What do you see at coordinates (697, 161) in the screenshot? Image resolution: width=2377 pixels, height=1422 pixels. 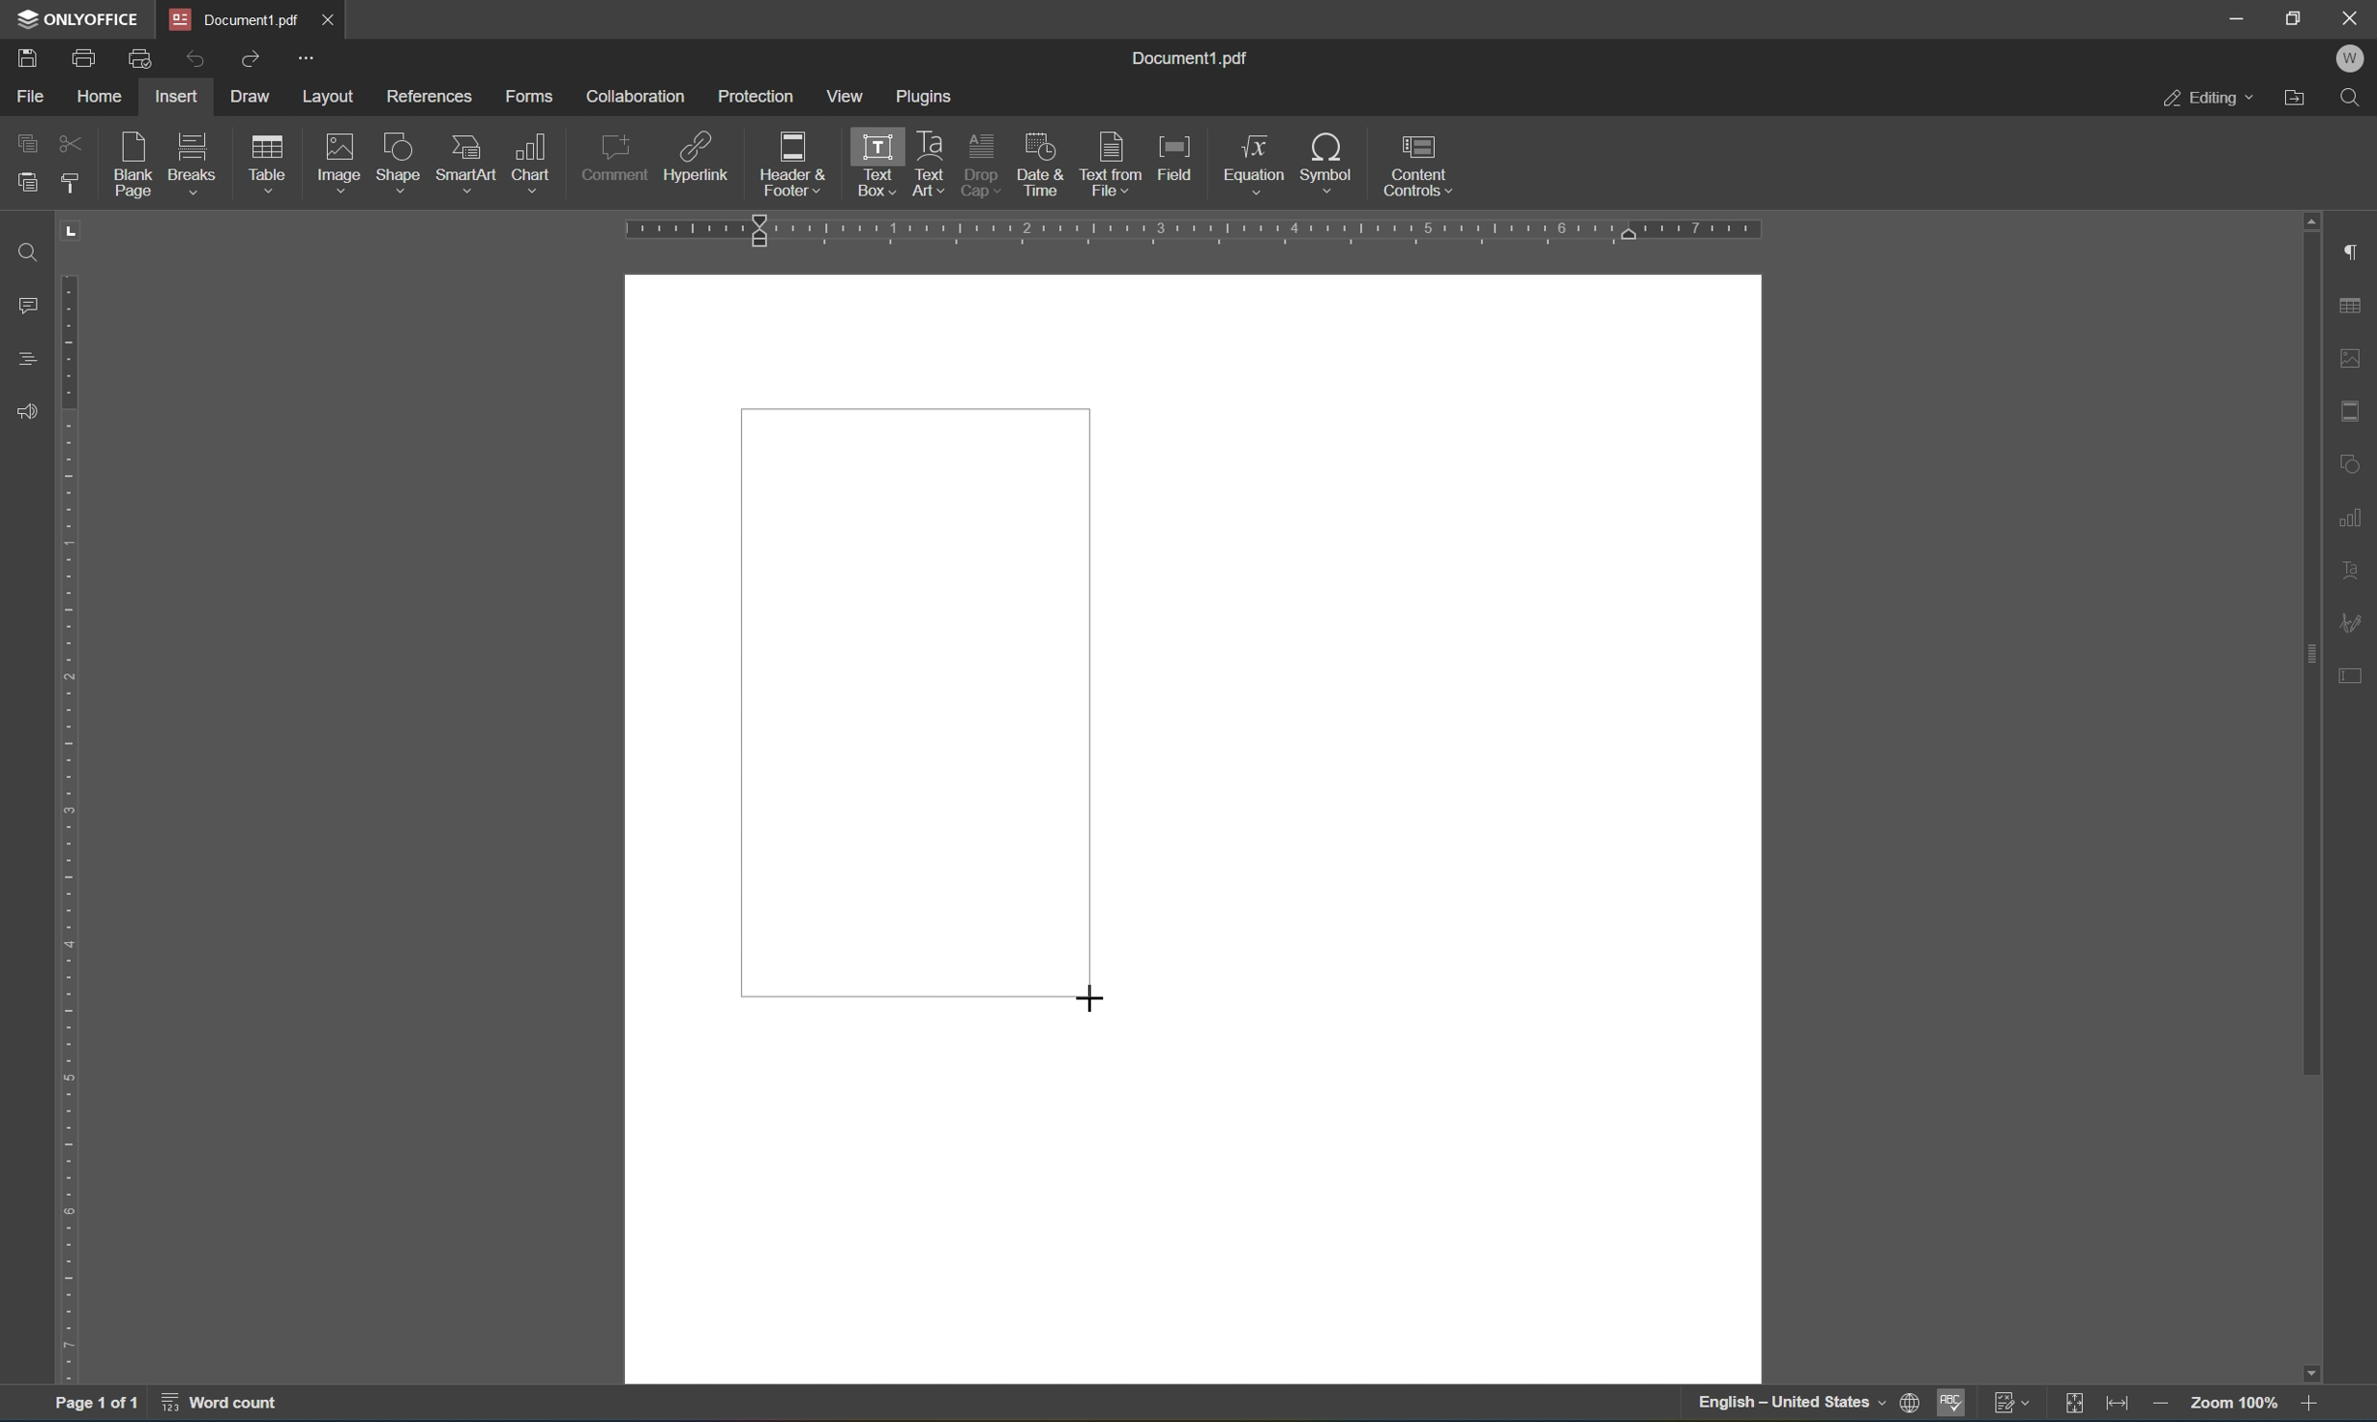 I see `hyperlink` at bounding box center [697, 161].